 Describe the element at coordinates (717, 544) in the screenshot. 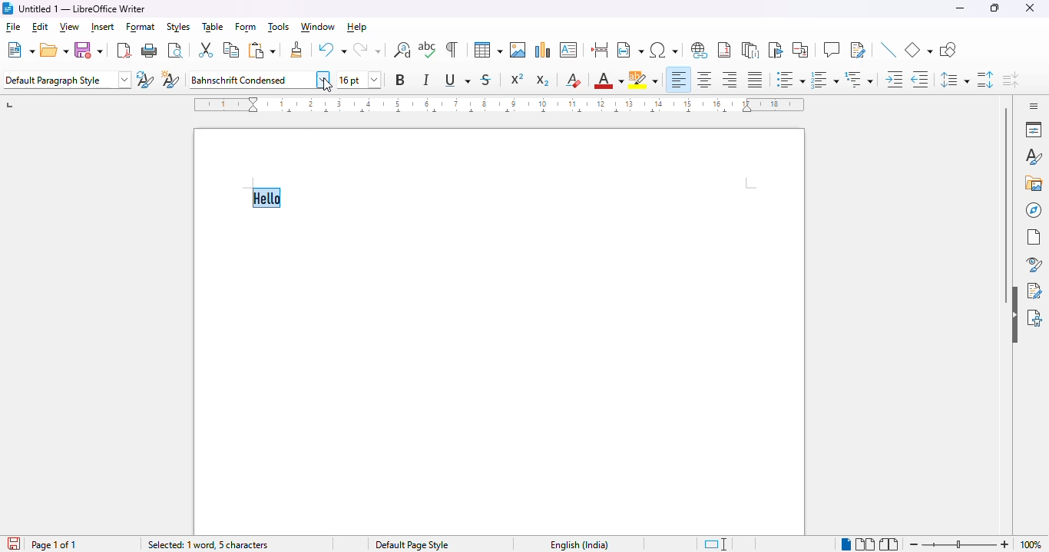

I see `standard language` at that location.